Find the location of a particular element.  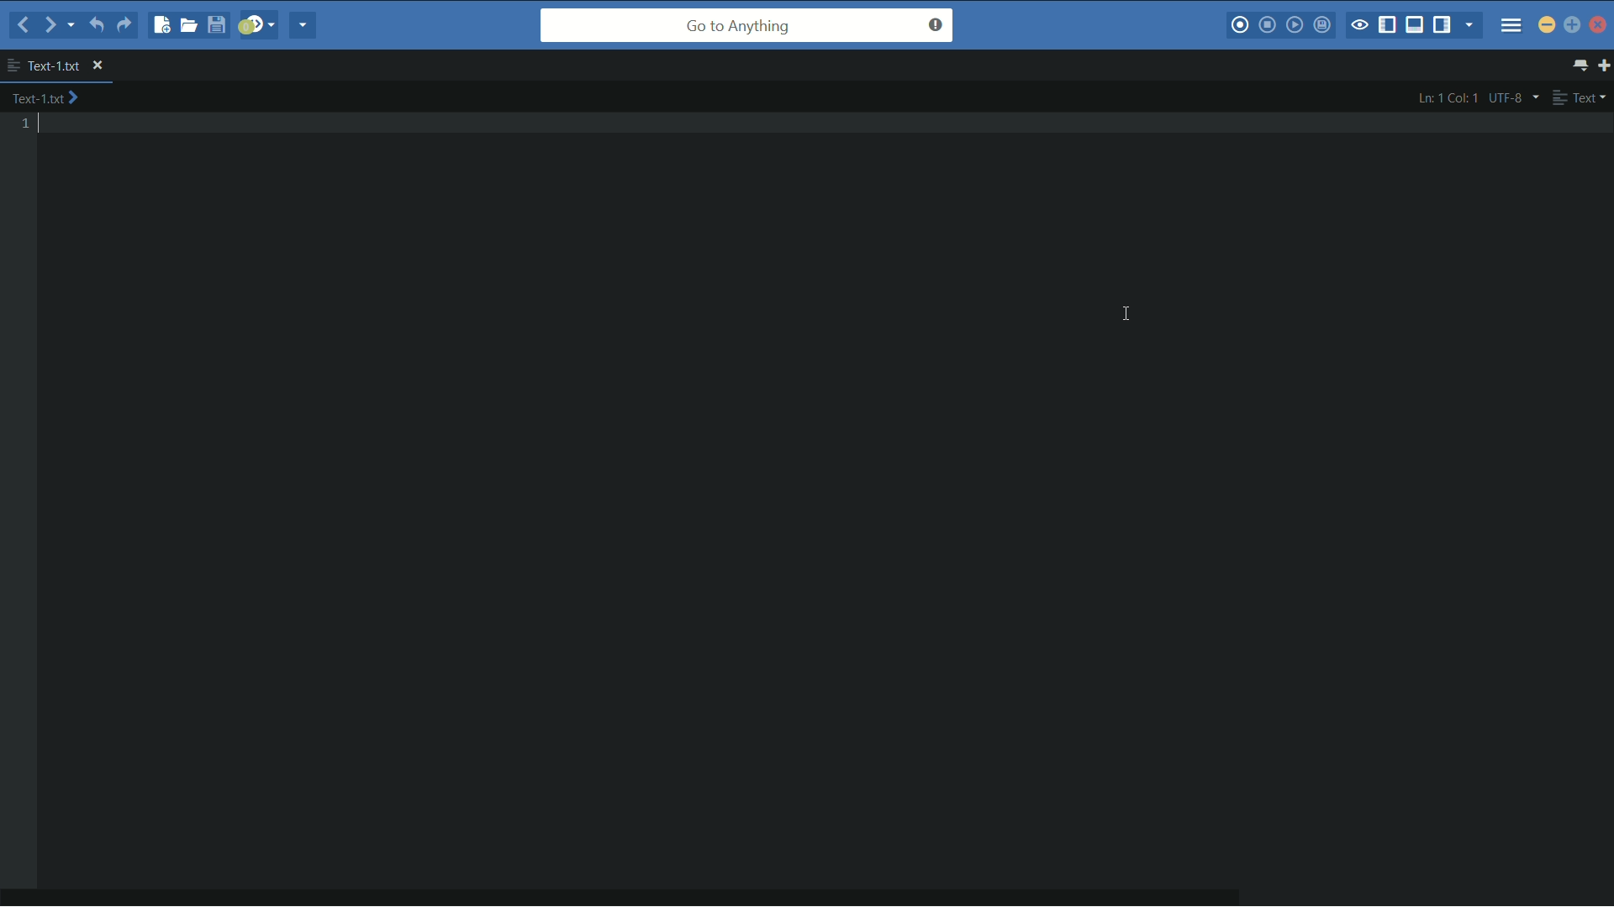

maximize is located at coordinates (1573, 25).